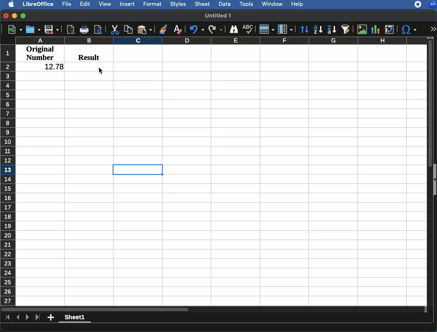 The height and width of the screenshot is (332, 437). What do you see at coordinates (39, 4) in the screenshot?
I see `LibreOffice` at bounding box center [39, 4].